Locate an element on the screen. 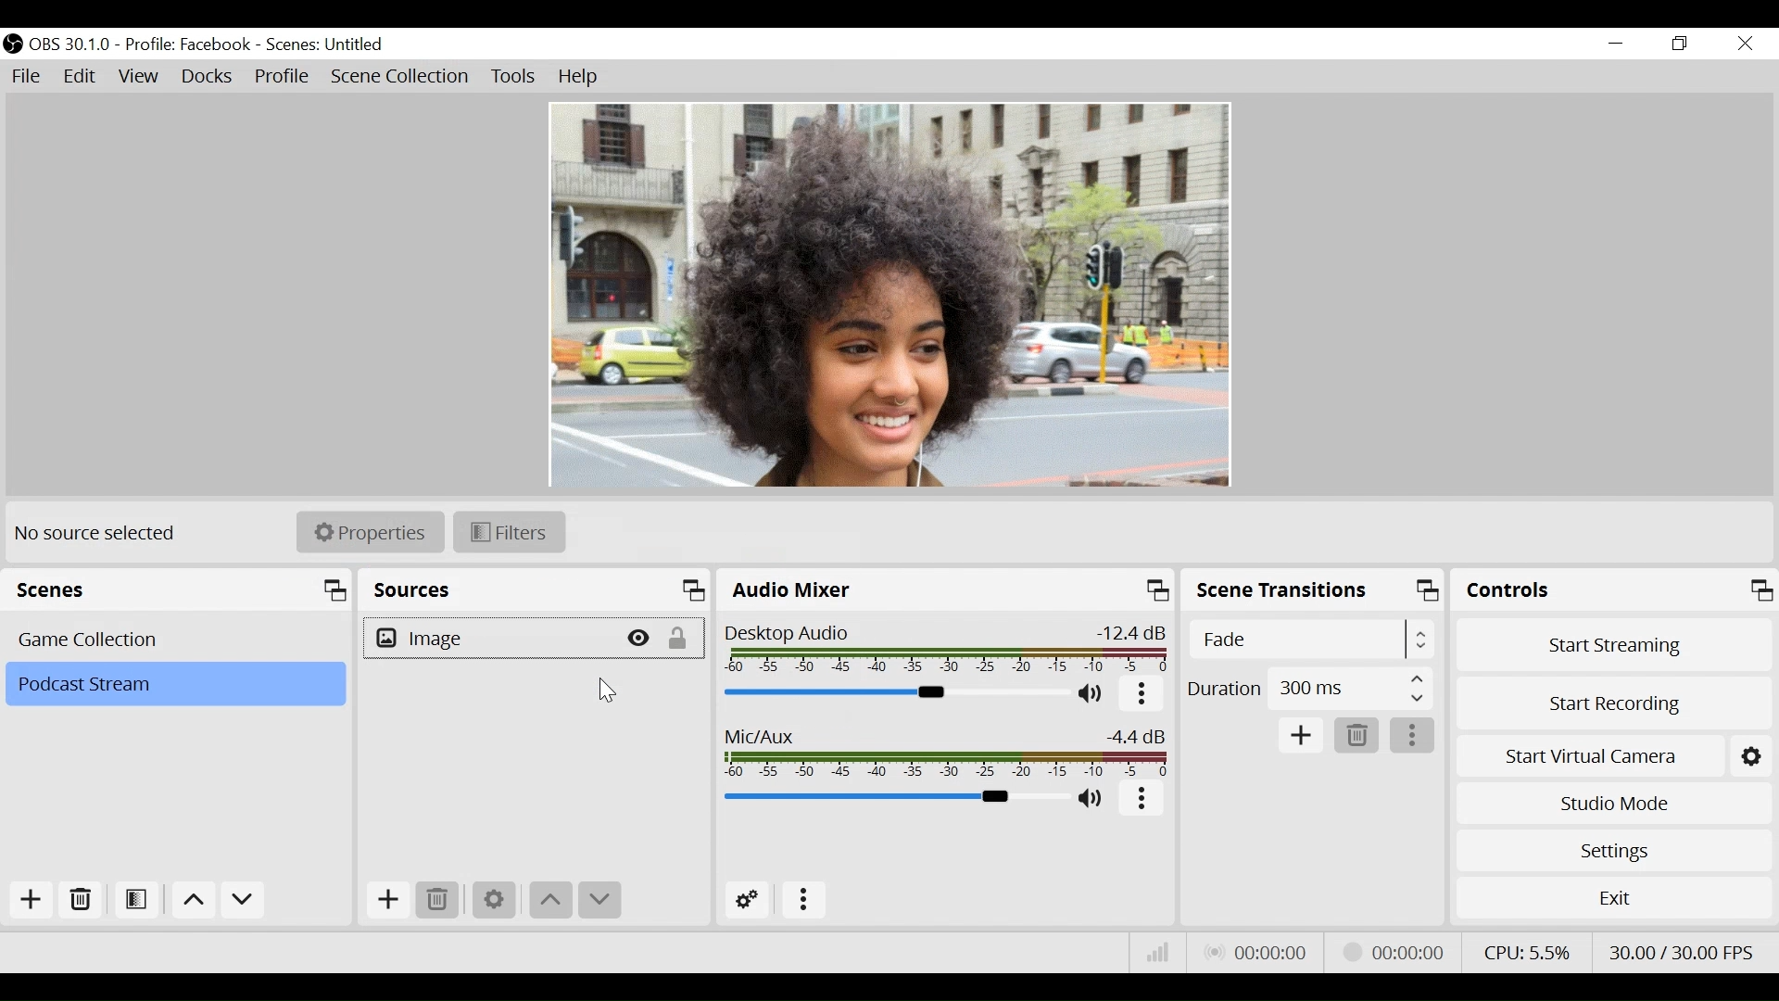 This screenshot has height=1001, width=1779. Move down is located at coordinates (246, 900).